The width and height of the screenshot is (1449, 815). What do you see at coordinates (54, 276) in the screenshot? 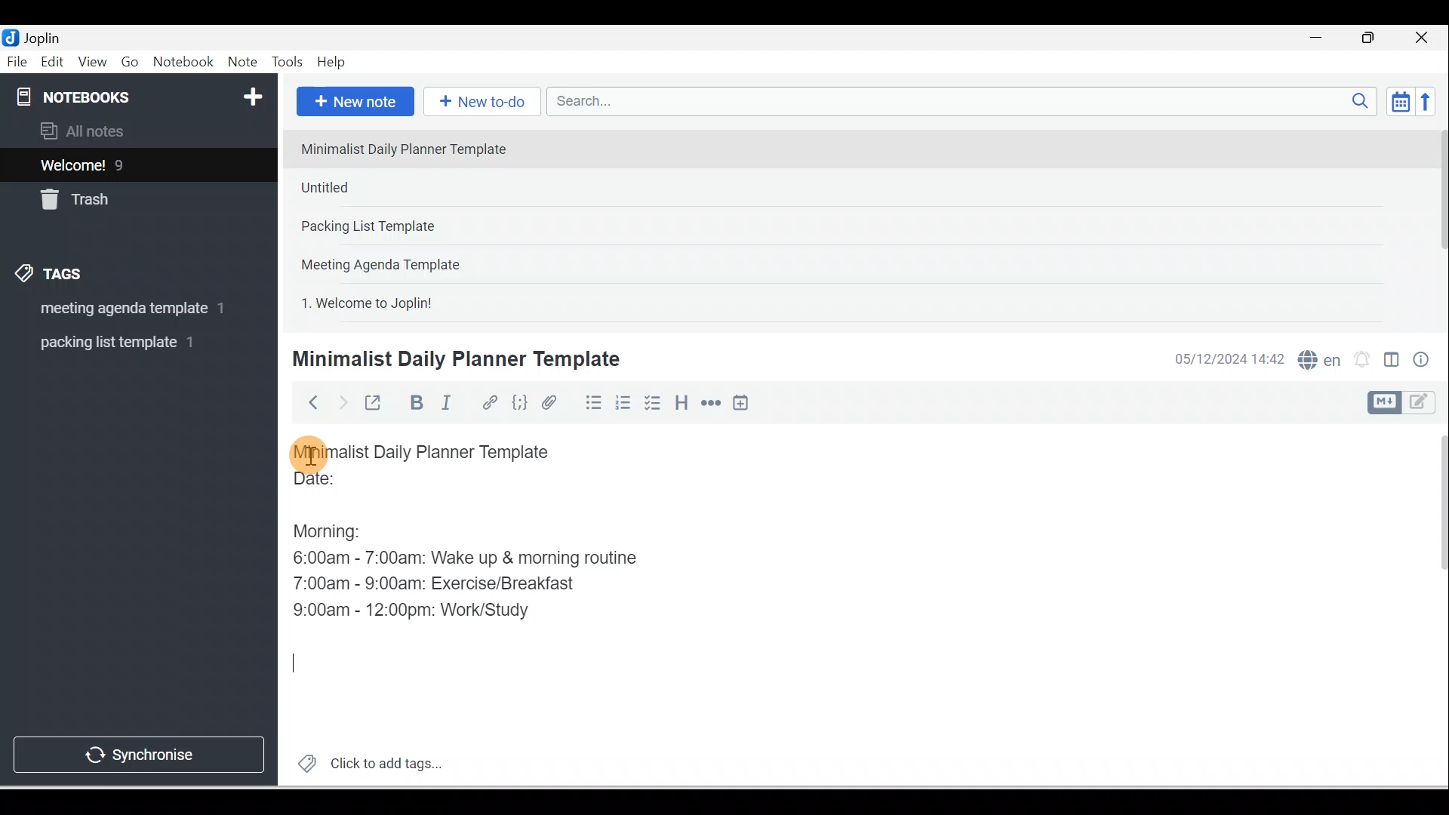
I see `Tags` at bounding box center [54, 276].